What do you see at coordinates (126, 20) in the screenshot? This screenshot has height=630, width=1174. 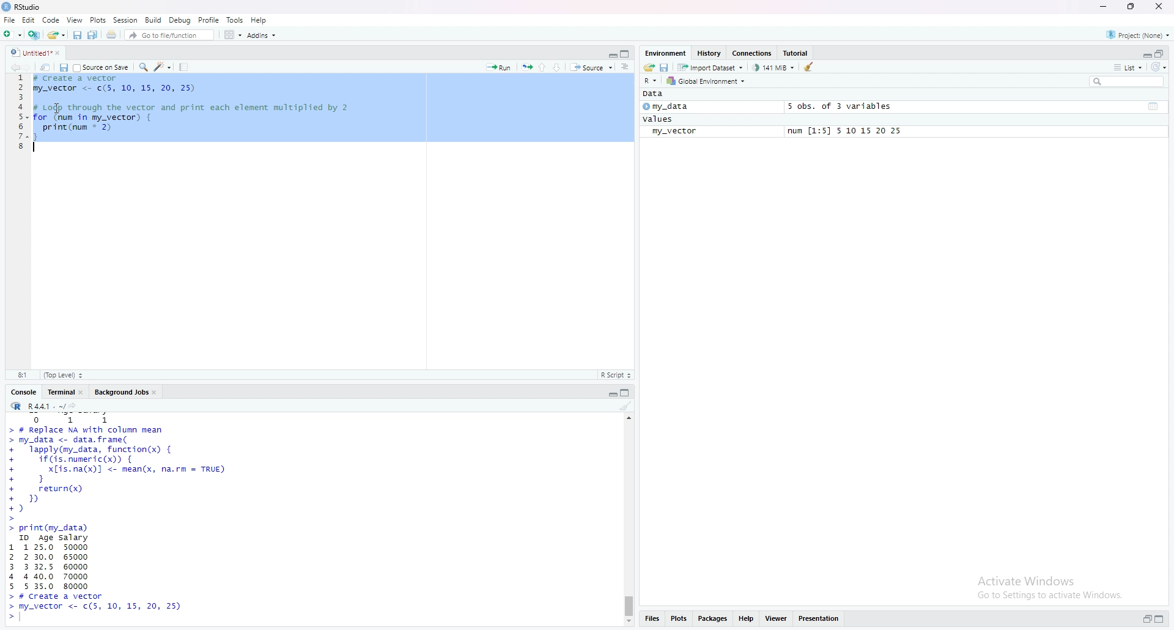 I see `session` at bounding box center [126, 20].